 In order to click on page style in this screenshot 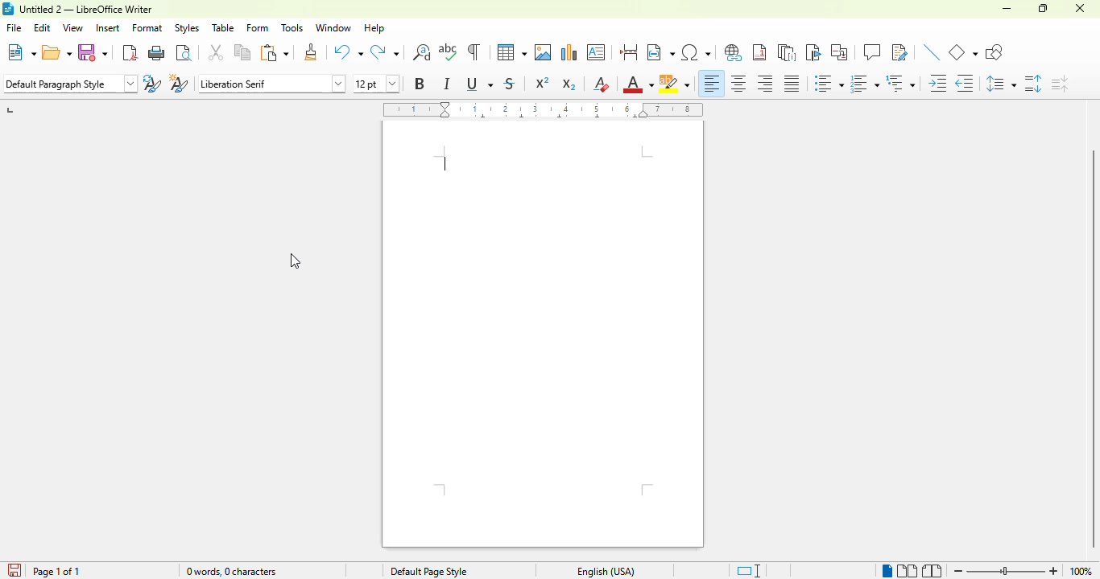, I will do `click(428, 571)`.